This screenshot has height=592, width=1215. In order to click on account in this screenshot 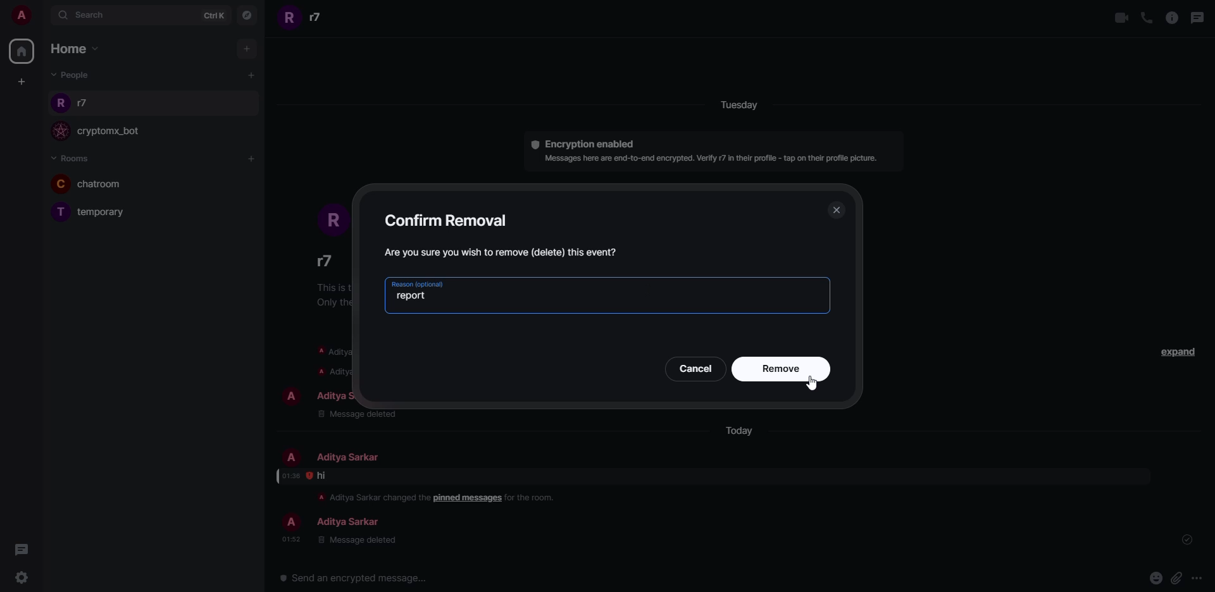, I will do `click(23, 16)`.